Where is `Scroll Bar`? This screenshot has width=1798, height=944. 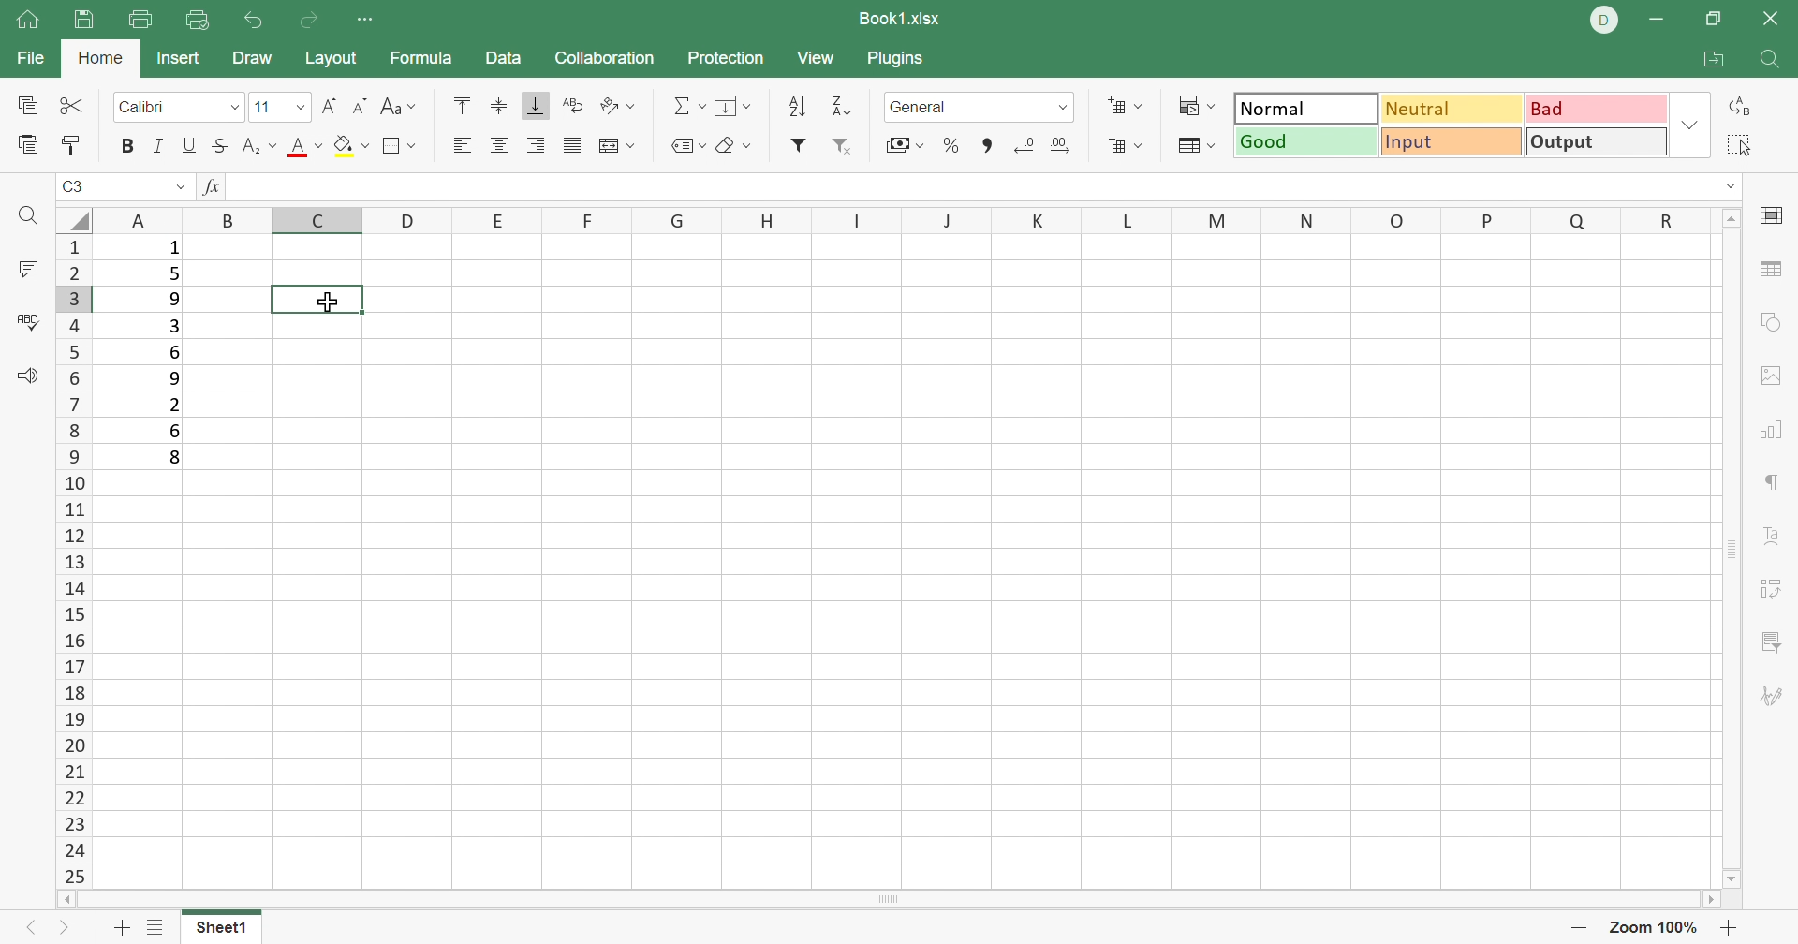 Scroll Bar is located at coordinates (895, 901).